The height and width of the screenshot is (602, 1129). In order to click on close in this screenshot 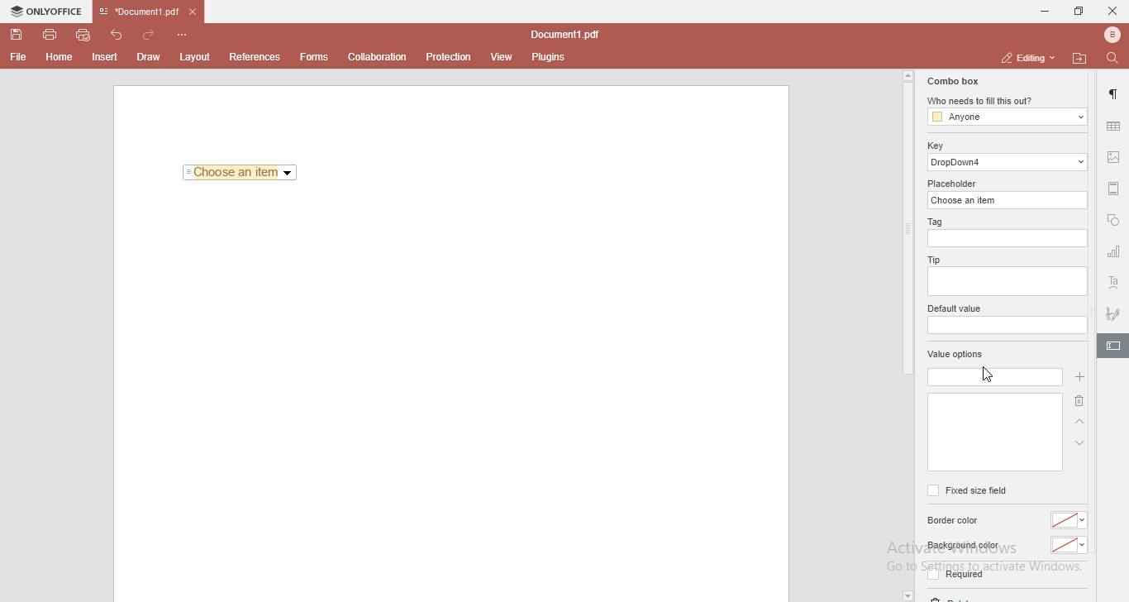, I will do `click(1112, 10)`.